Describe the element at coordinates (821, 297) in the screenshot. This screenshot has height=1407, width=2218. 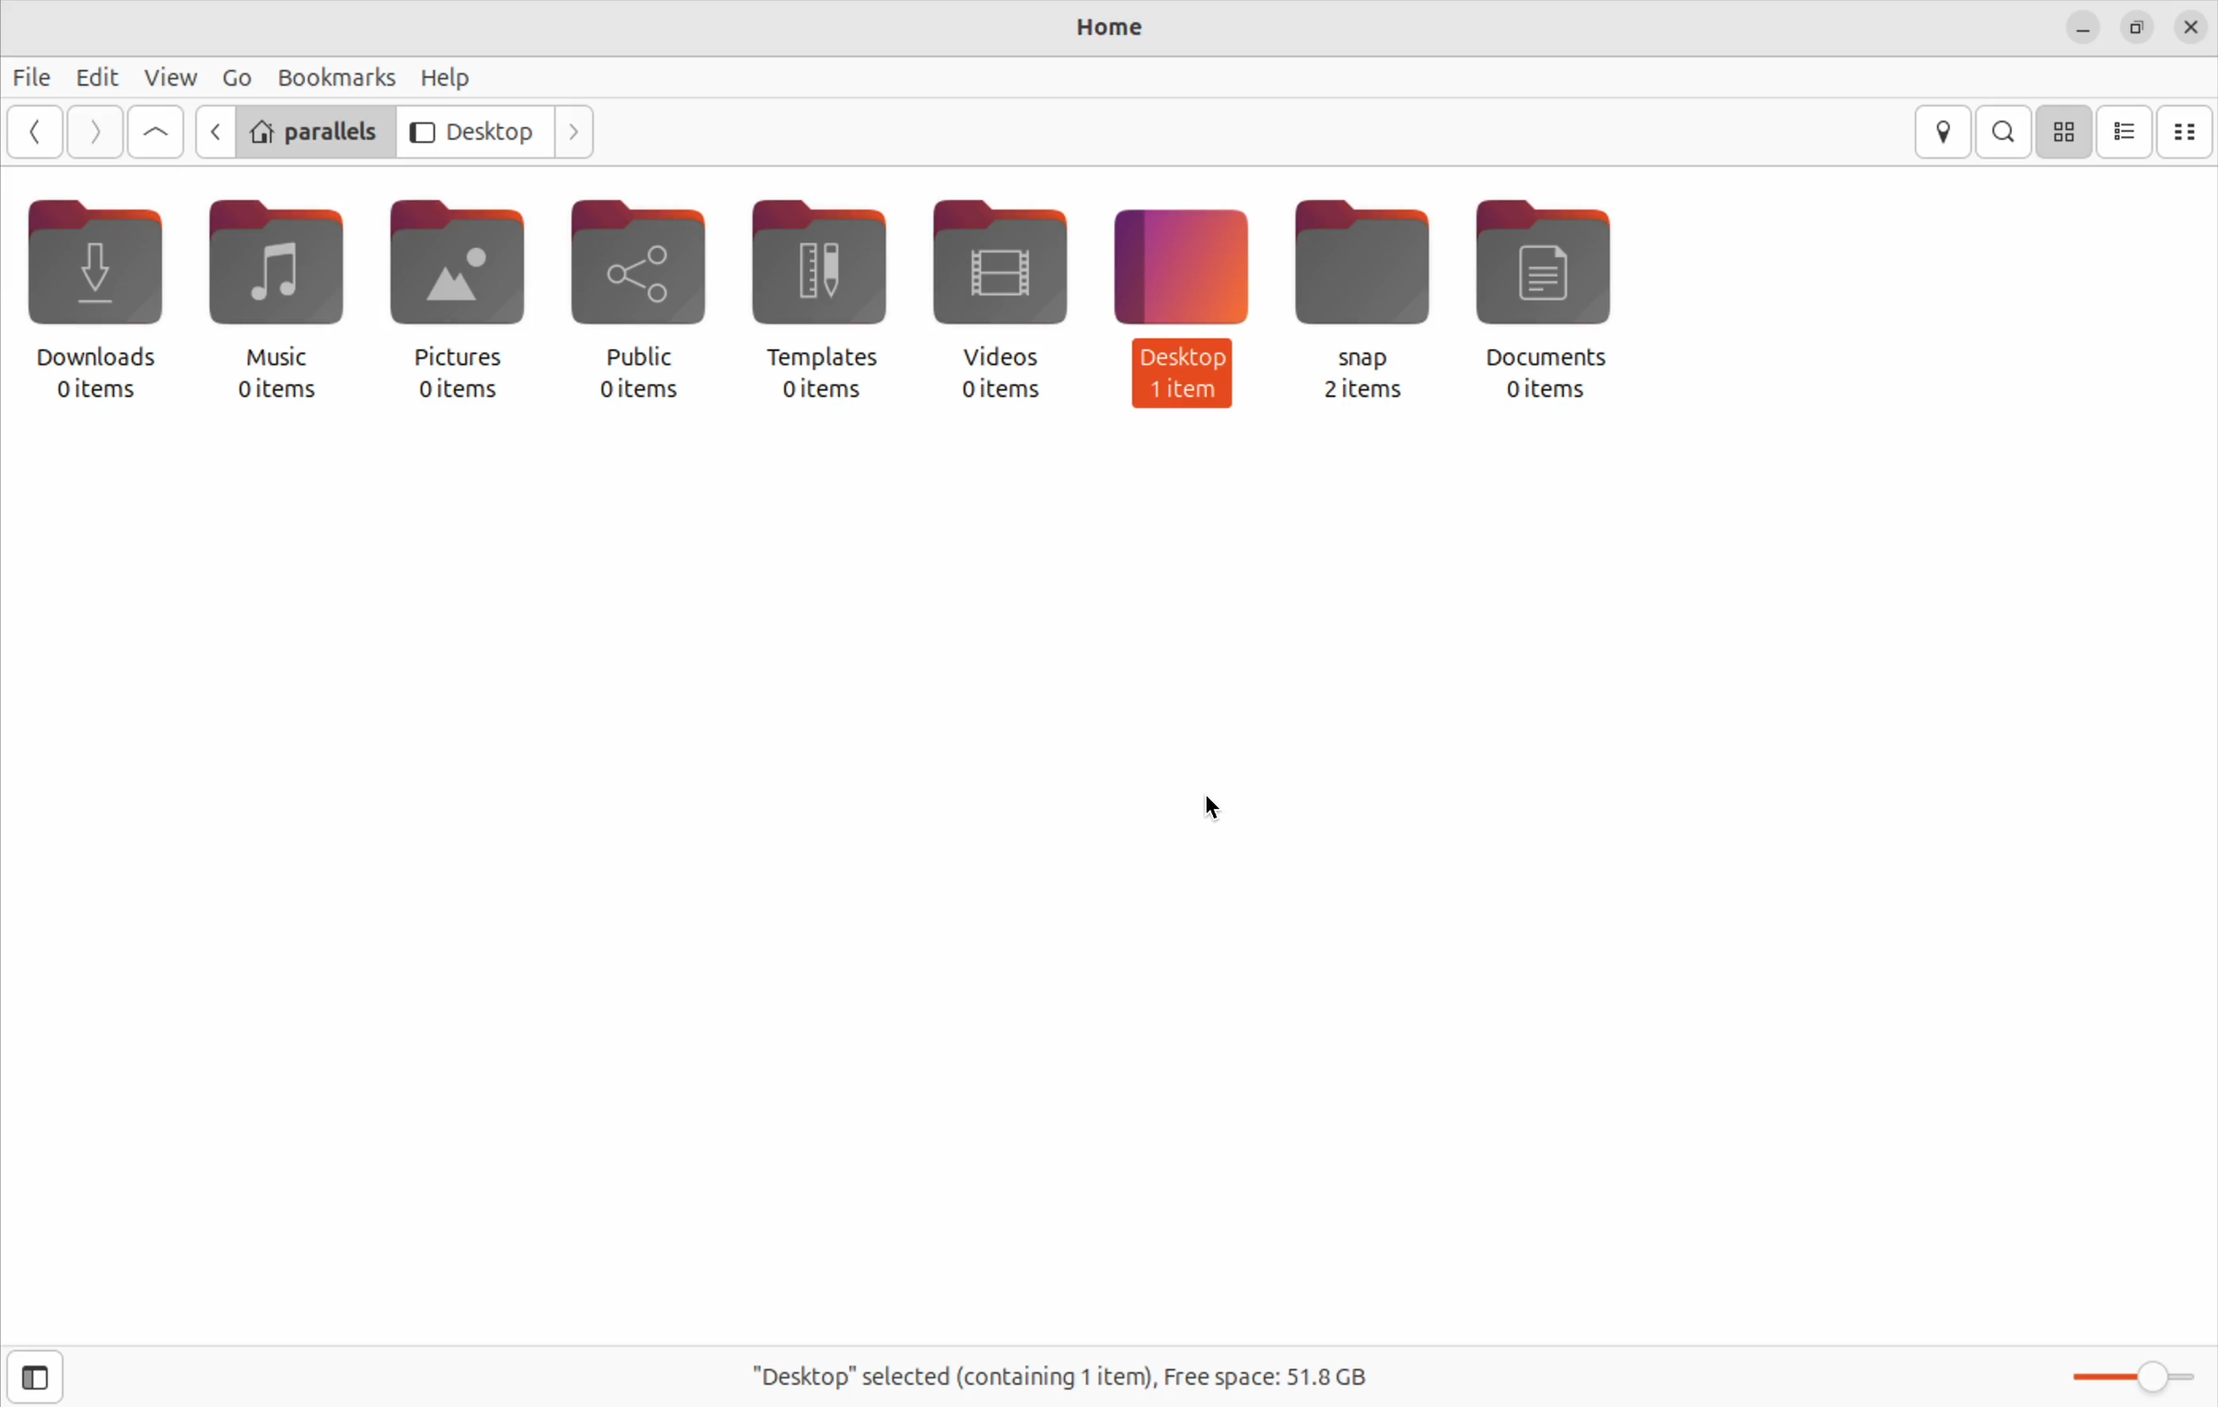
I see `templates 0 items` at that location.